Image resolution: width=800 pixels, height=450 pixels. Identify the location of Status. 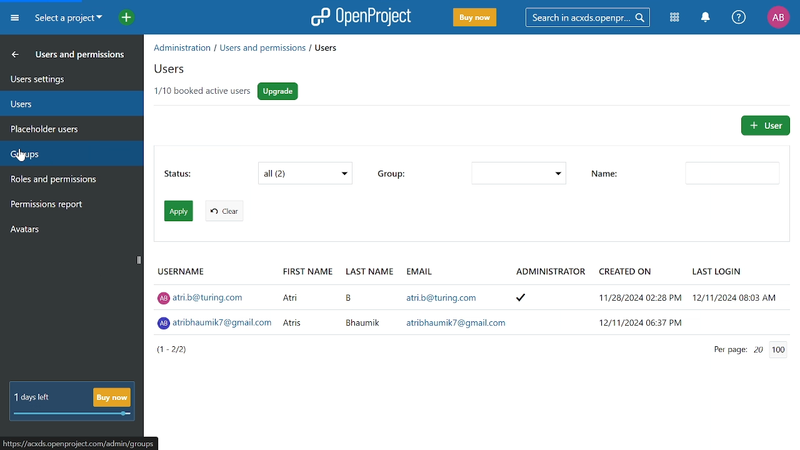
(305, 173).